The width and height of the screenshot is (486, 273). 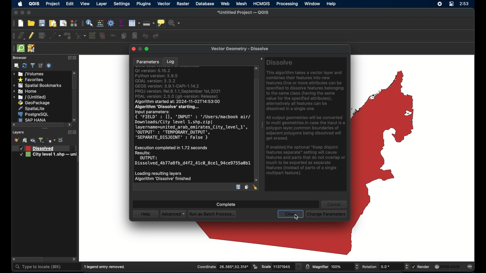 I want to click on filter legend, so click(x=32, y=66).